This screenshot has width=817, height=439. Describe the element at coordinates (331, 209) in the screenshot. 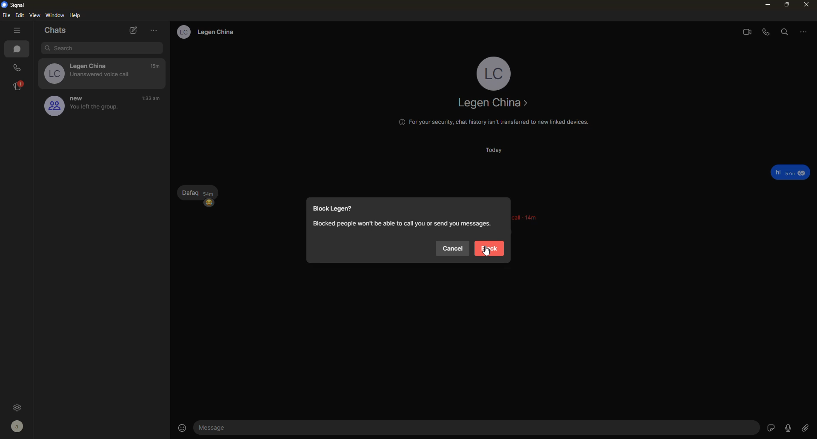

I see `bock contact` at that location.